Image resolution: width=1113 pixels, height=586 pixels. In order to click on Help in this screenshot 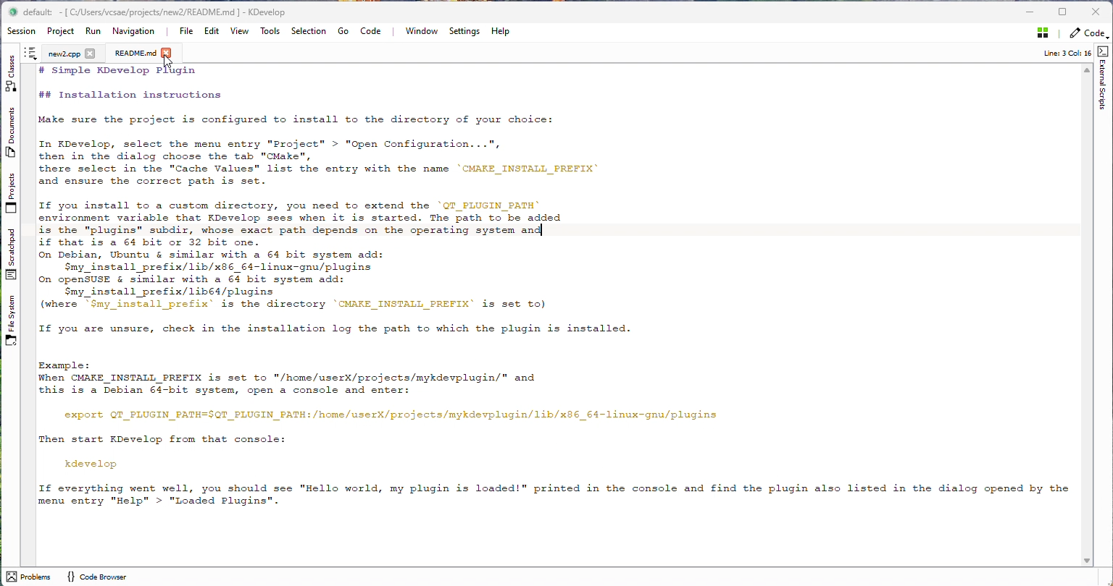, I will do `click(501, 33)`.